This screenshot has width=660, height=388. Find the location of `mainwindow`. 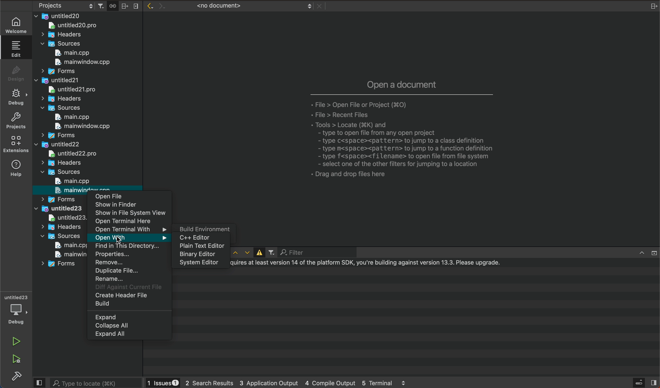

mainwindow is located at coordinates (79, 127).